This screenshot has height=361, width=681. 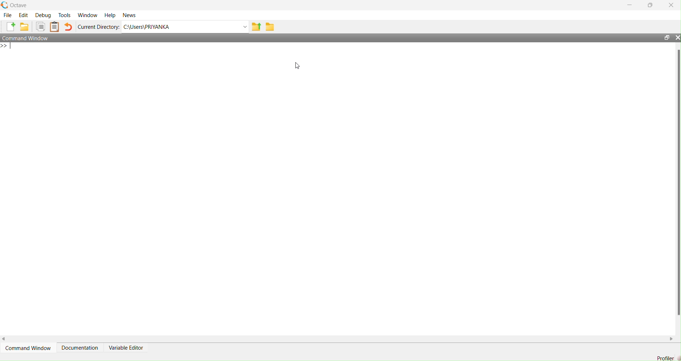 I want to click on Documentation, so click(x=79, y=345).